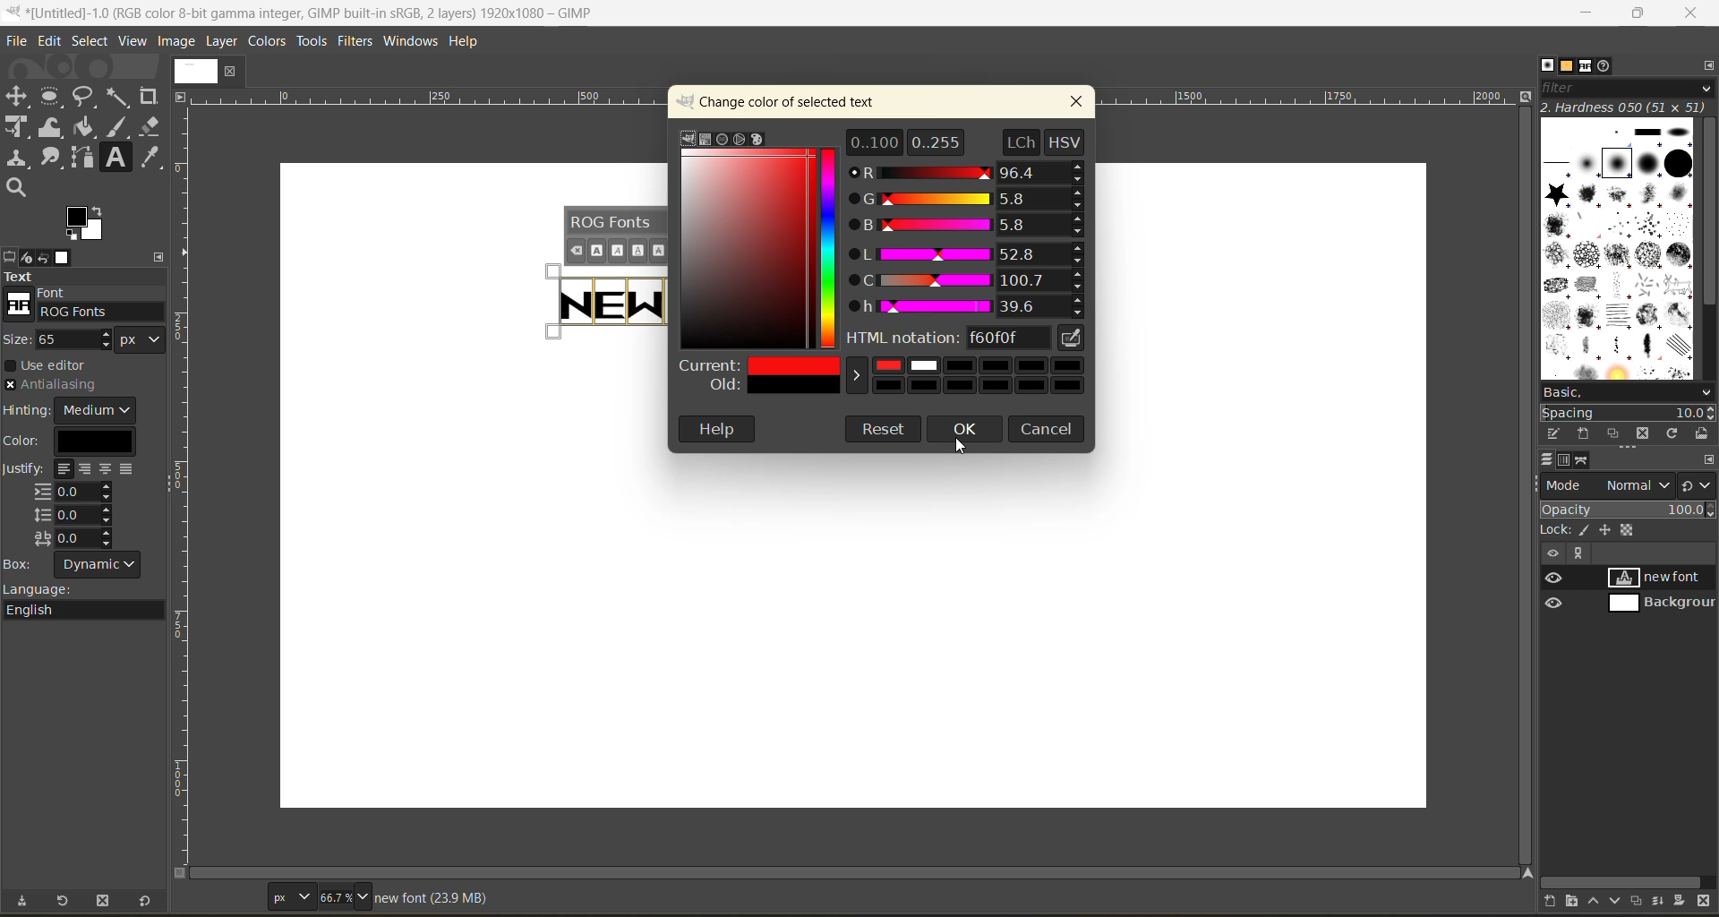 The width and height of the screenshot is (1719, 917). What do you see at coordinates (1557, 592) in the screenshot?
I see `preview` at bounding box center [1557, 592].